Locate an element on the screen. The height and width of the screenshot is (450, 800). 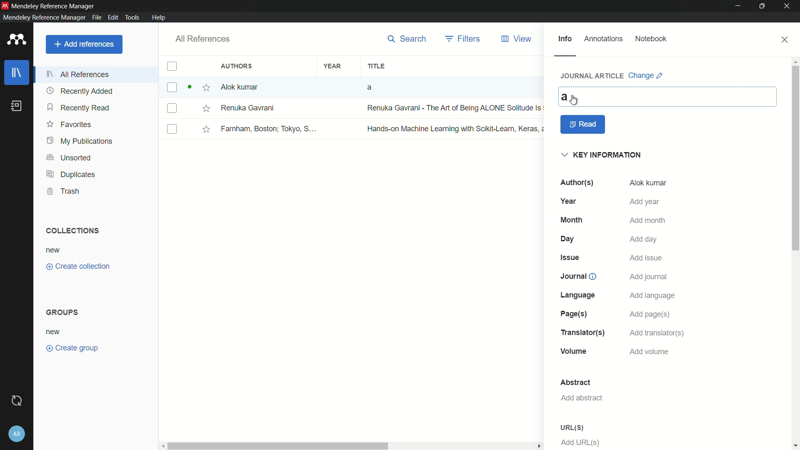
book-1 is located at coordinates (297, 87).